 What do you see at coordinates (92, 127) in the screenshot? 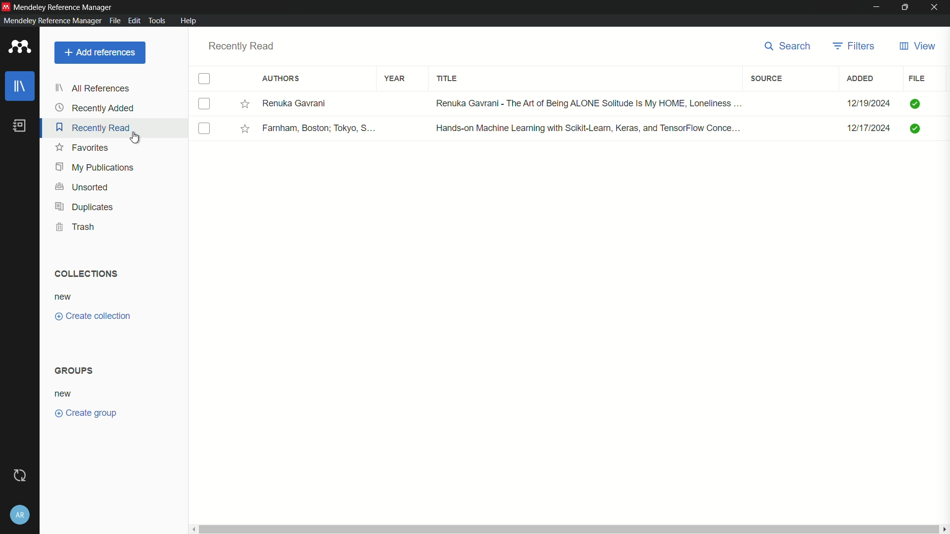
I see `recently read` at bounding box center [92, 127].